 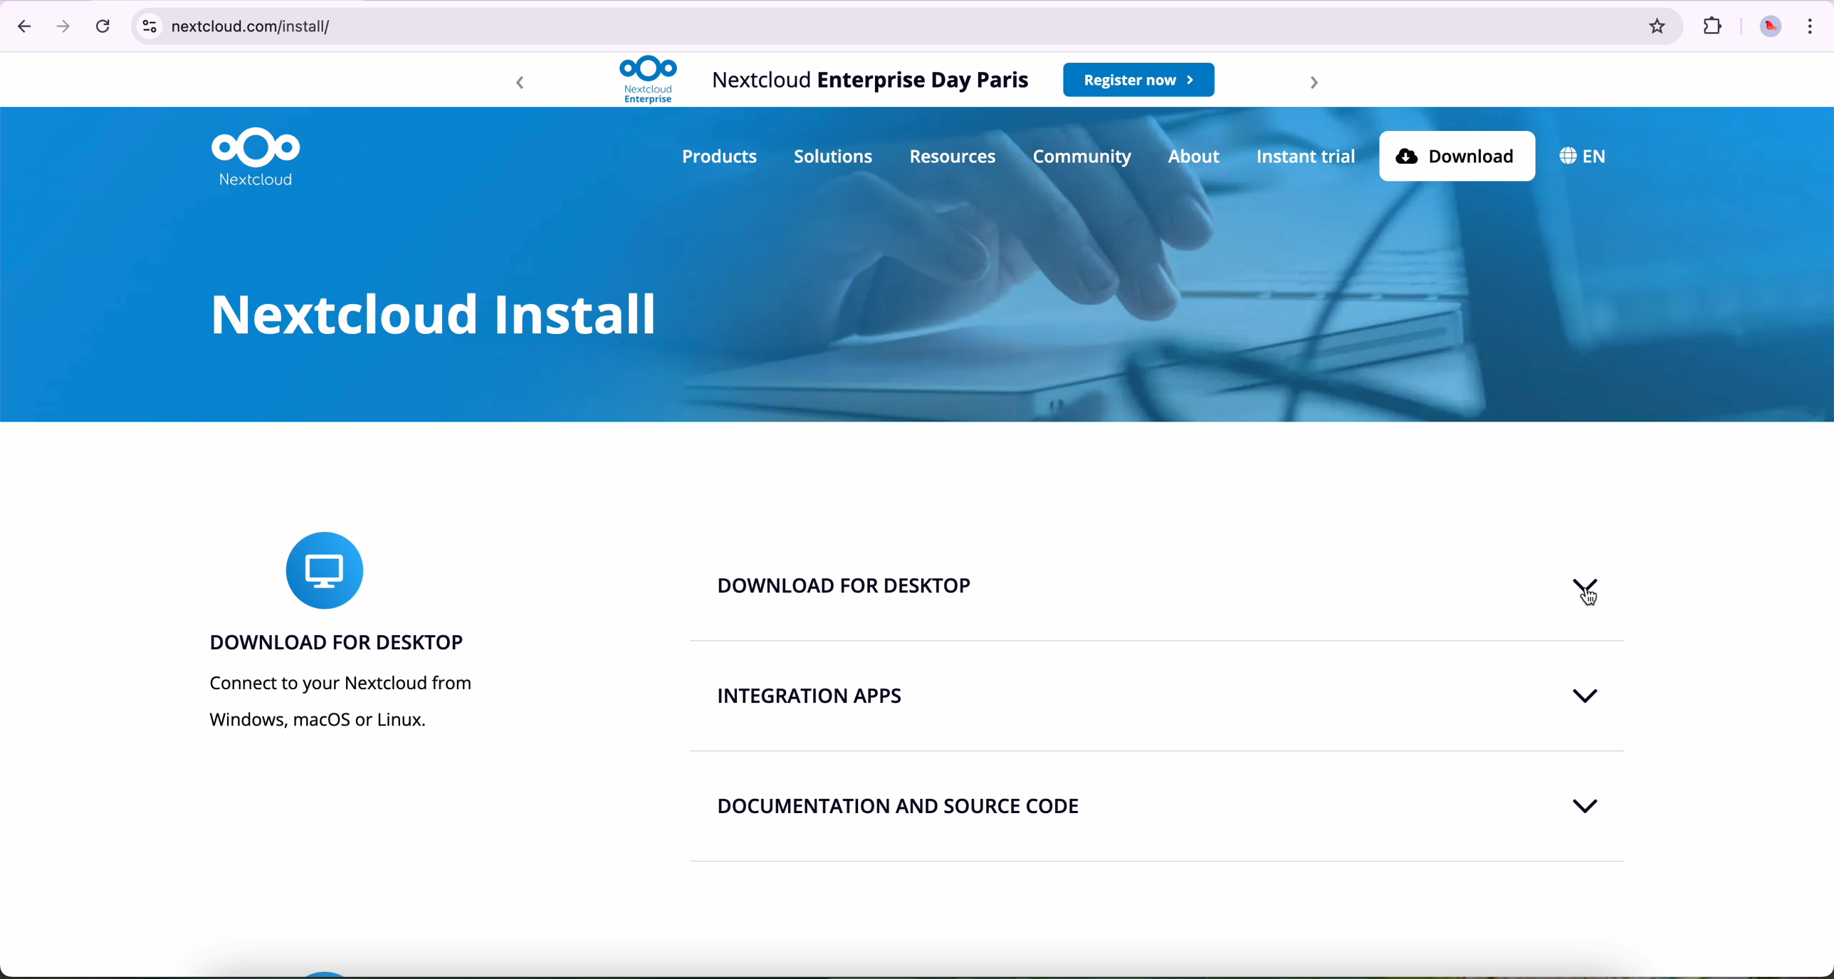 What do you see at coordinates (336, 640) in the screenshot?
I see `download for desktop` at bounding box center [336, 640].